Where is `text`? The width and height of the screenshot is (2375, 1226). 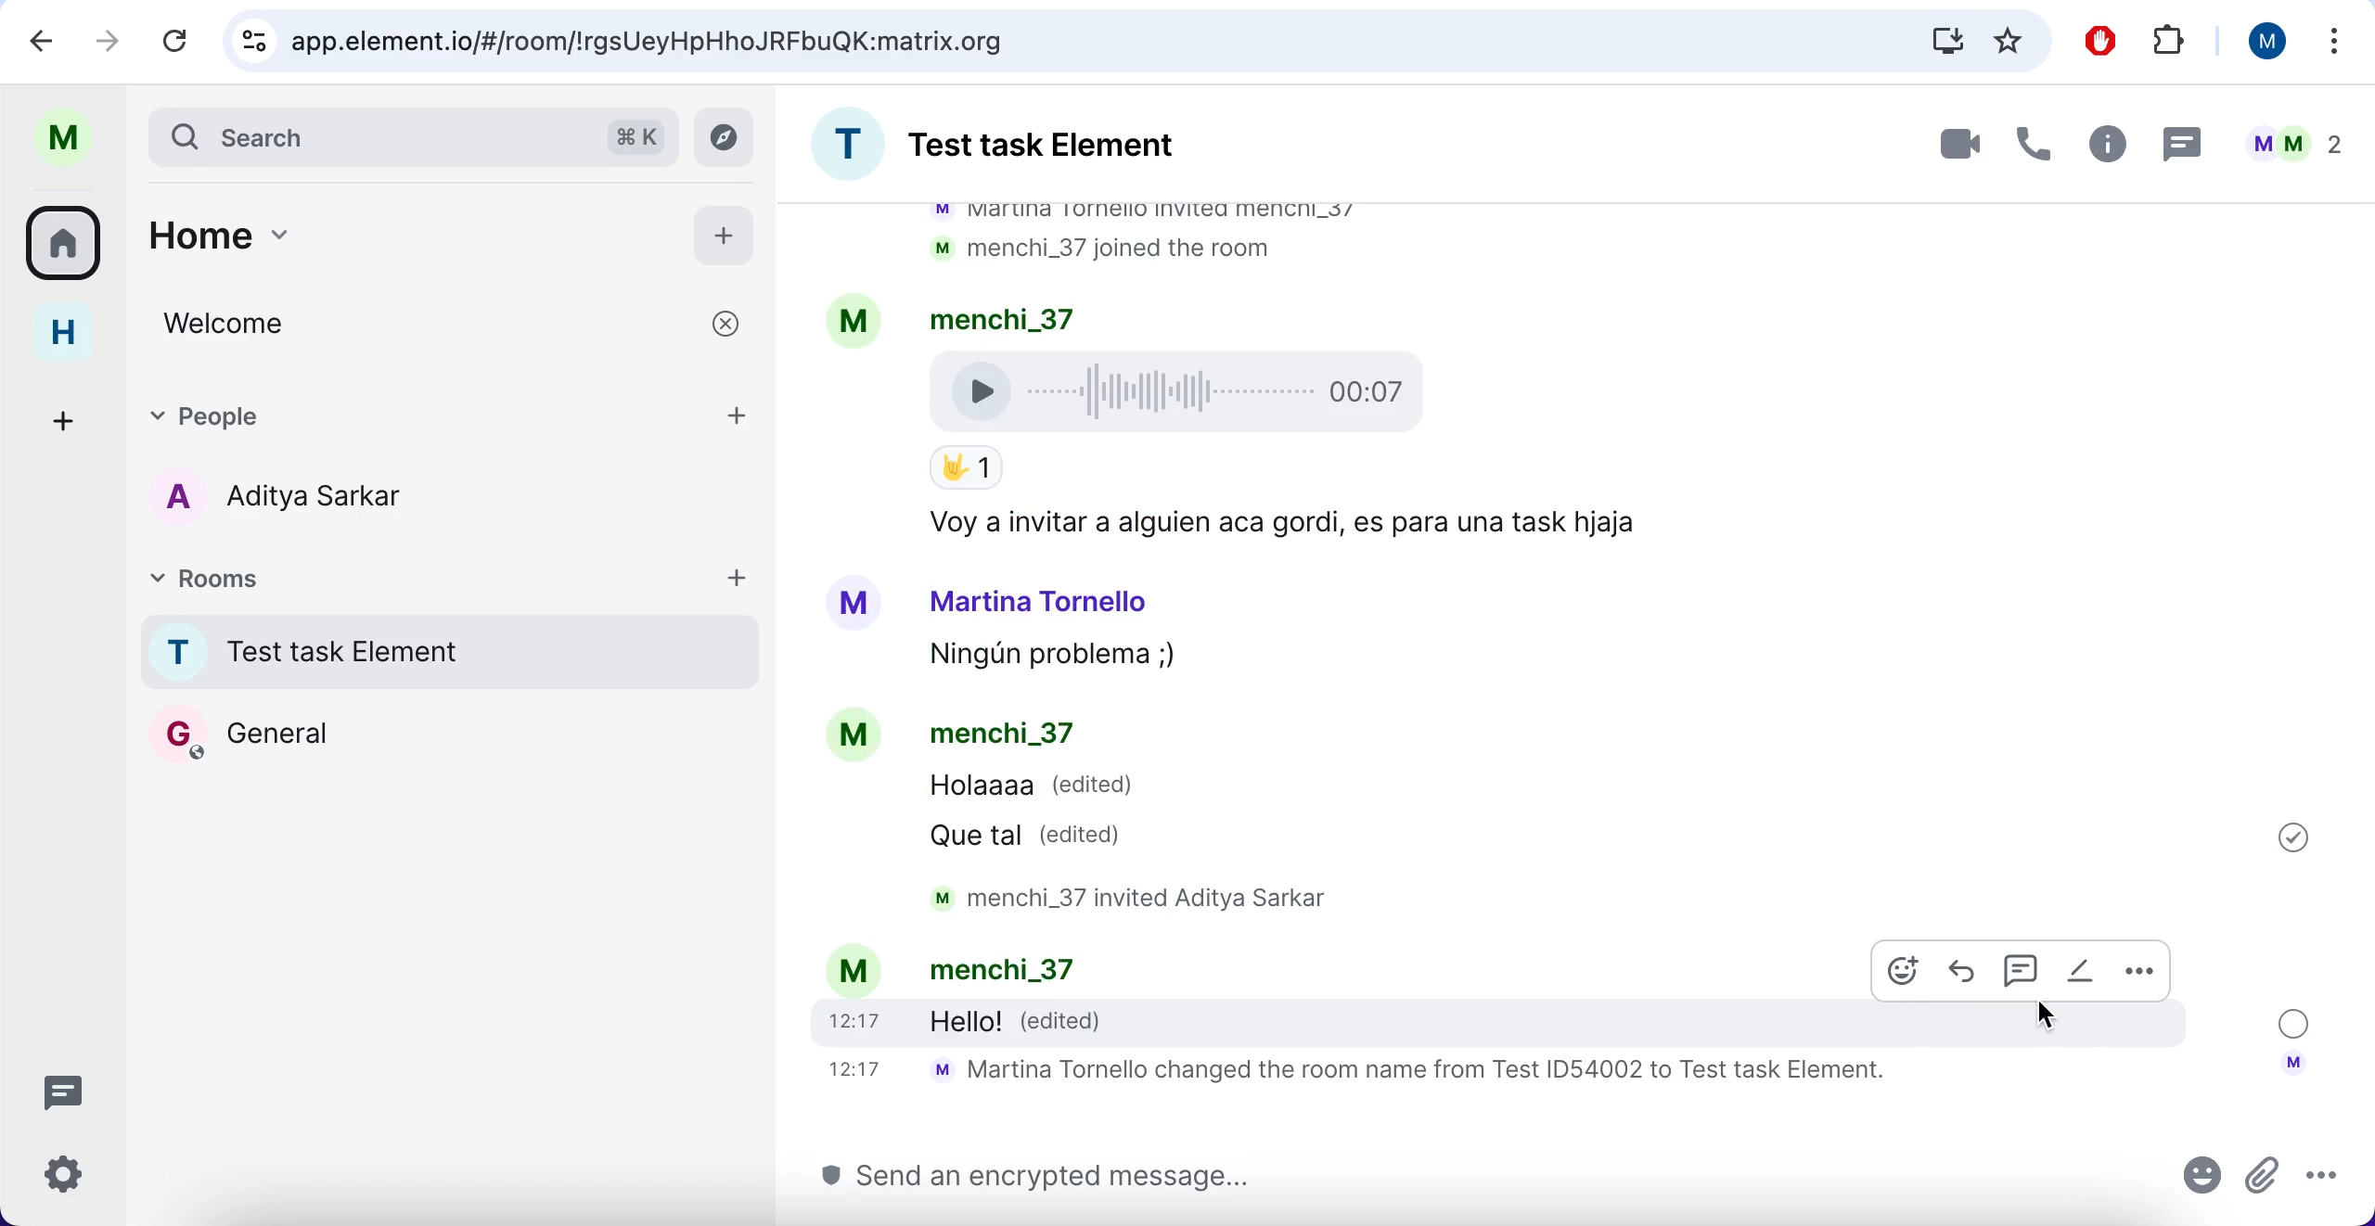
text is located at coordinates (1014, 966).